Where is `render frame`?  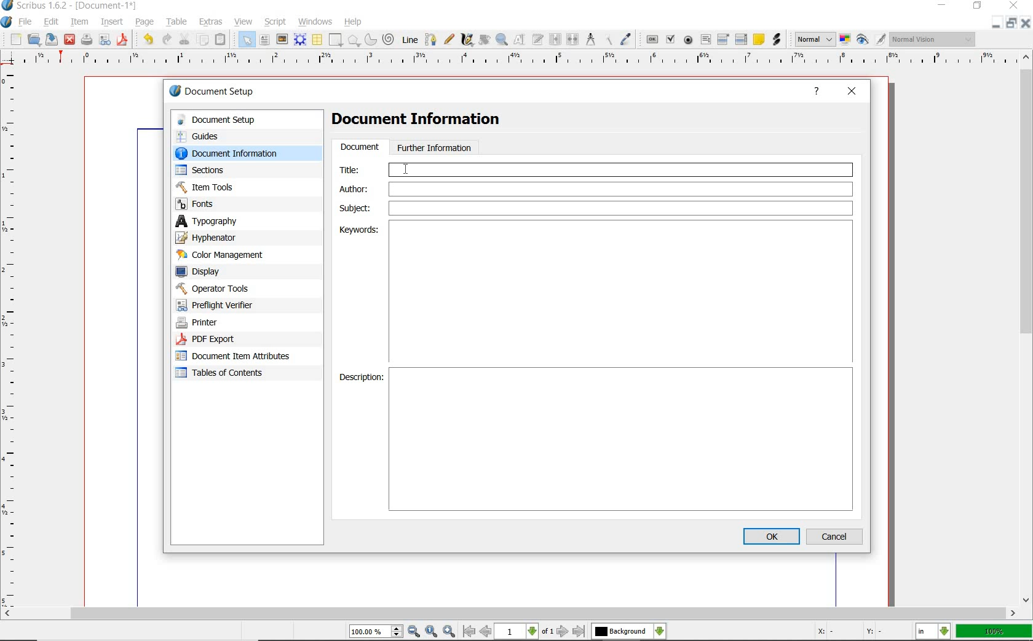
render frame is located at coordinates (300, 40).